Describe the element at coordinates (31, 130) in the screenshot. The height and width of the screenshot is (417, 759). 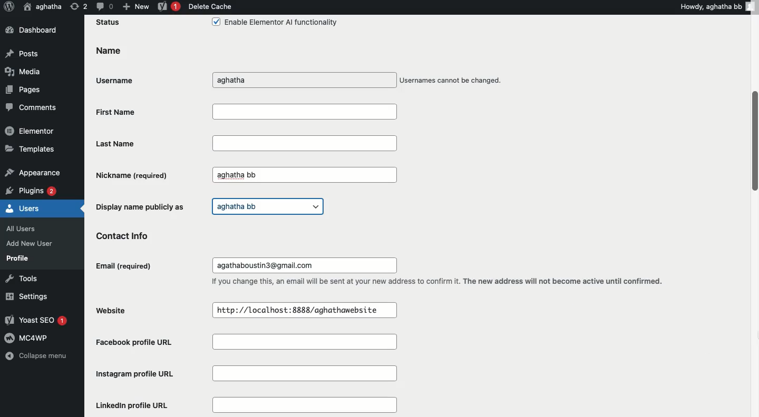
I see `Elementor` at that location.